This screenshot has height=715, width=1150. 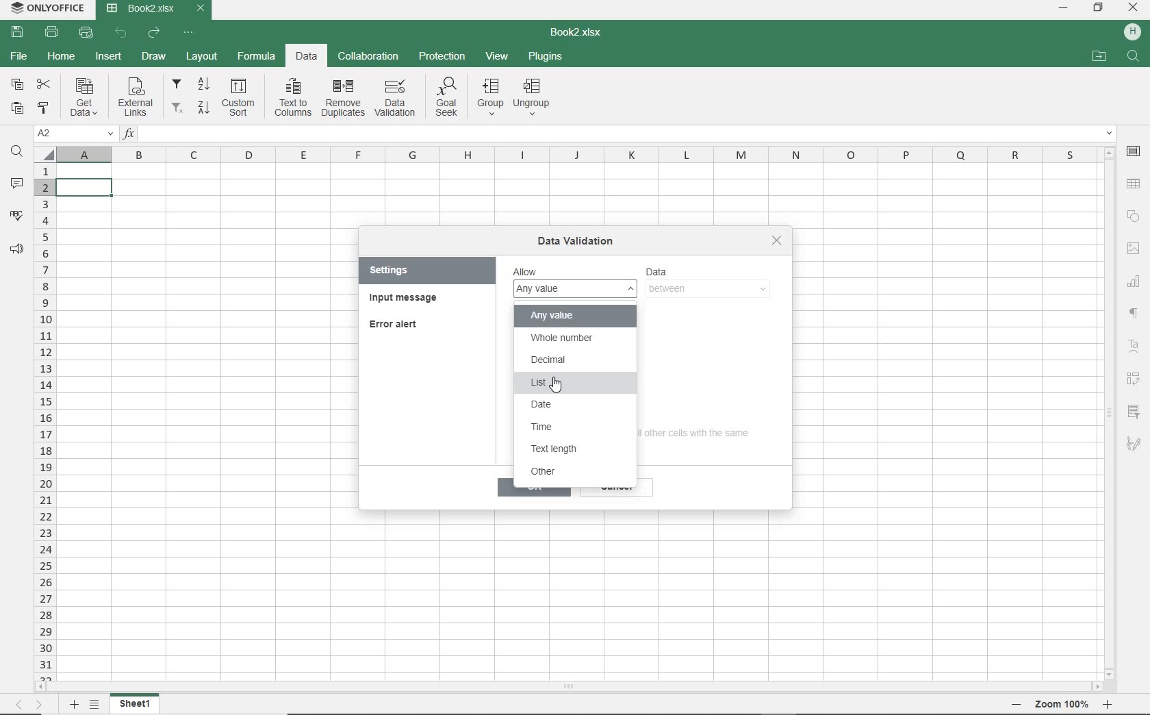 I want to click on remove duplicates, so click(x=344, y=95).